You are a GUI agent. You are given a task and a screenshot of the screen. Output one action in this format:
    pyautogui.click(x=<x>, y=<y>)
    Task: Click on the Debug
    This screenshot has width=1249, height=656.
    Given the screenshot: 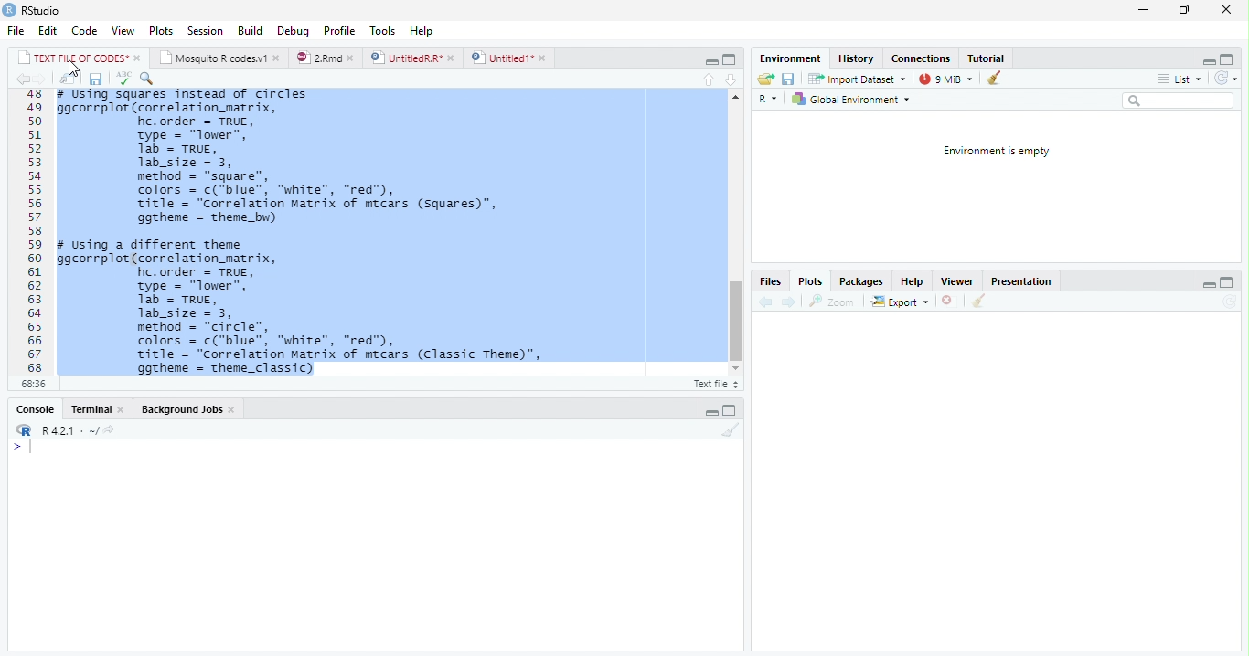 What is the action you would take?
    pyautogui.click(x=294, y=31)
    